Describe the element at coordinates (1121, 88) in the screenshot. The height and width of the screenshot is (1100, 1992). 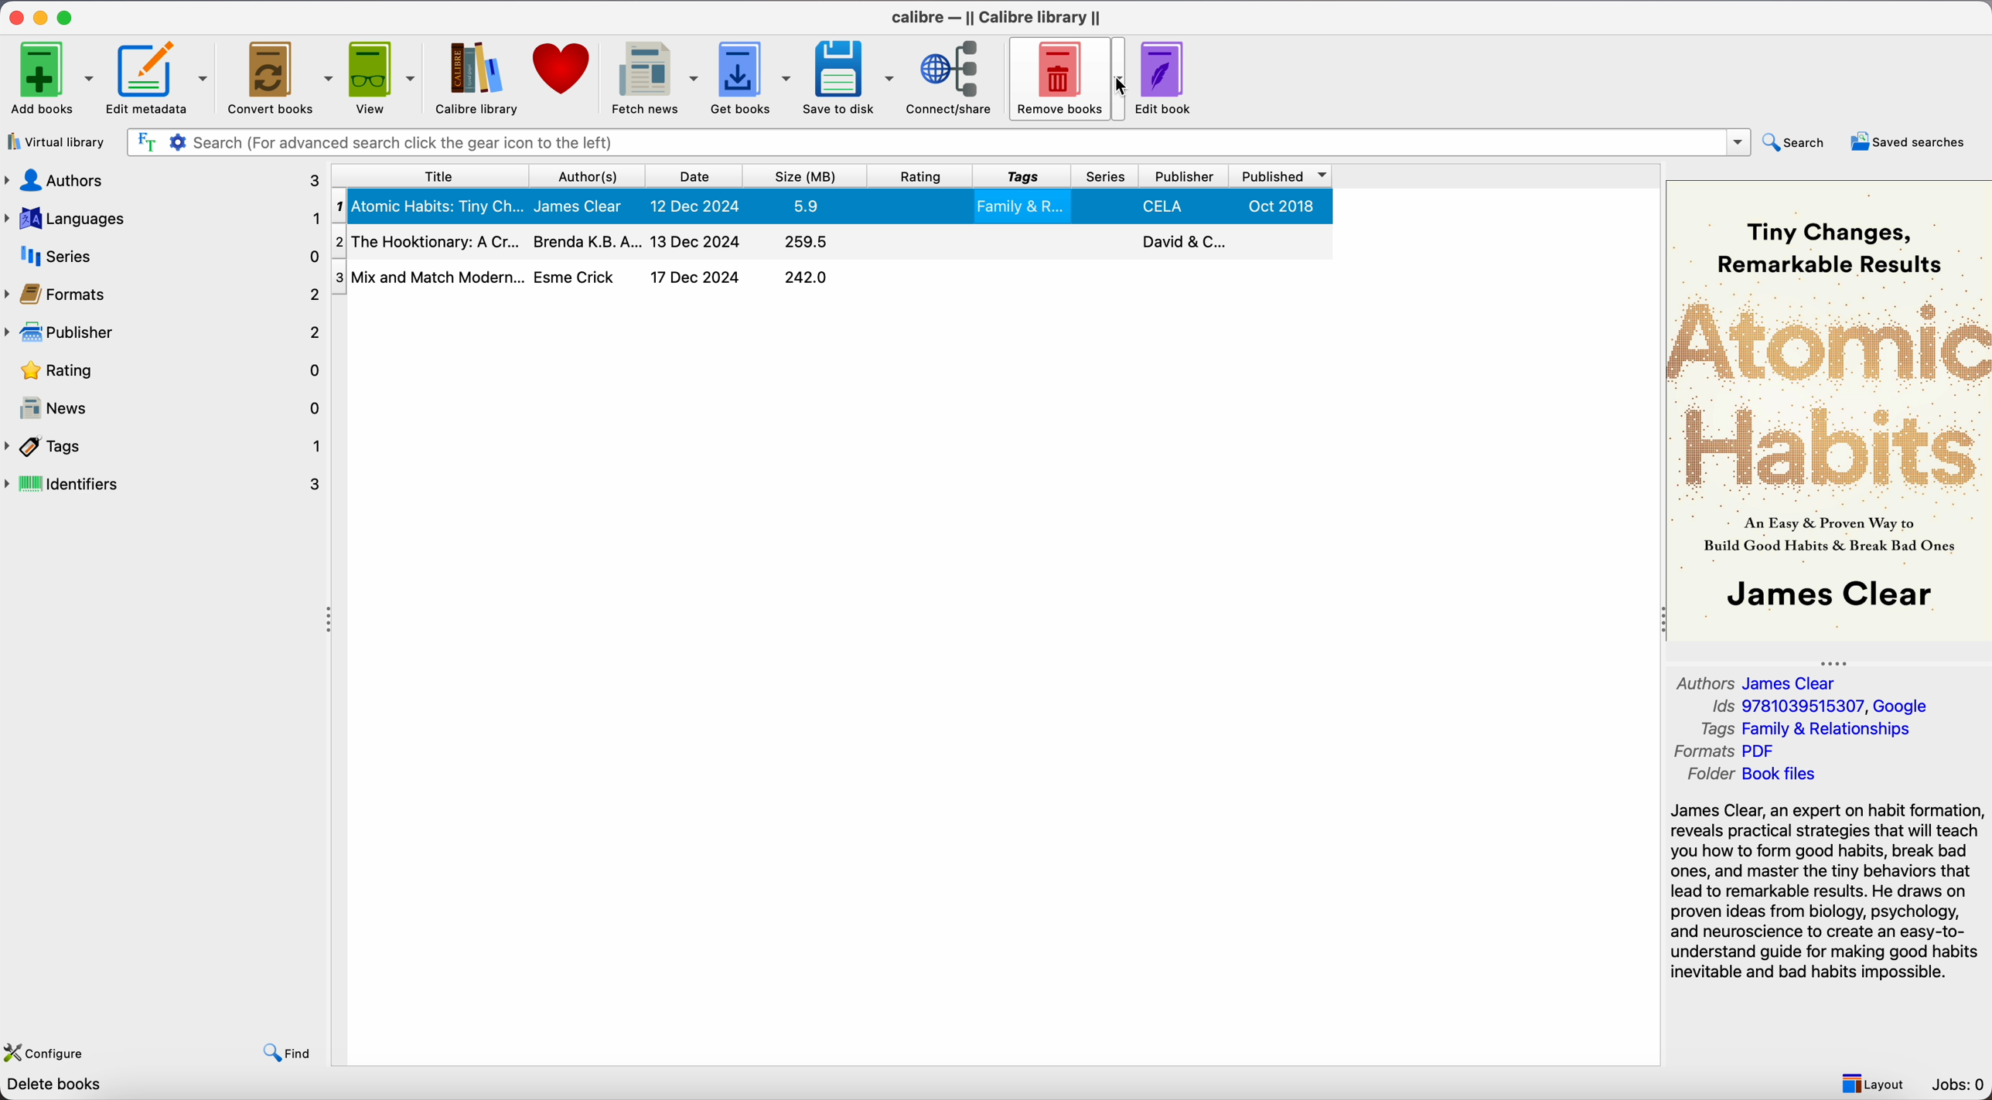
I see `cursor` at that location.